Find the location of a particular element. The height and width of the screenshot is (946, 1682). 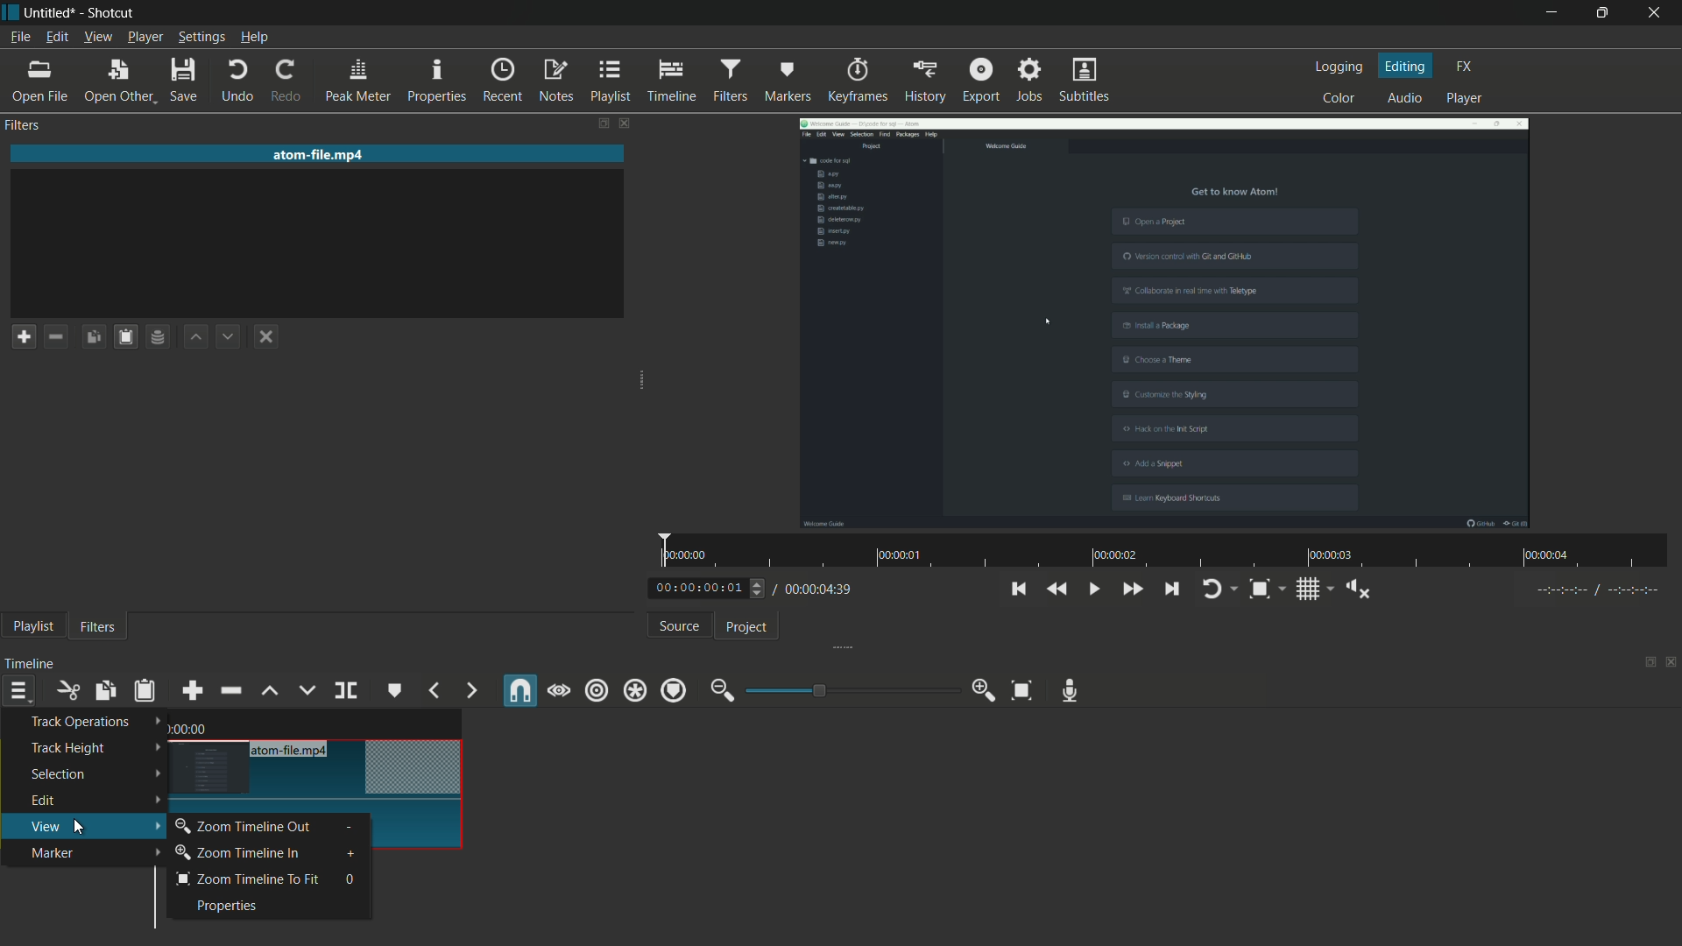

subtitles is located at coordinates (1085, 81).